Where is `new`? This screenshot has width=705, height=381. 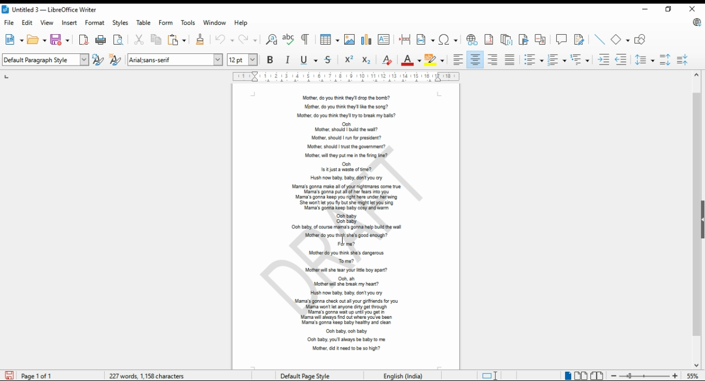 new is located at coordinates (13, 40).